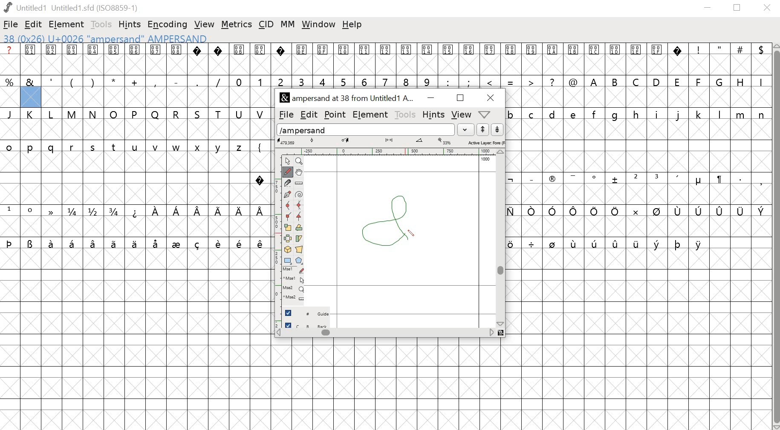 The width and height of the screenshot is (780, 430). Describe the element at coordinates (52, 211) in the screenshot. I see `symbol` at that location.